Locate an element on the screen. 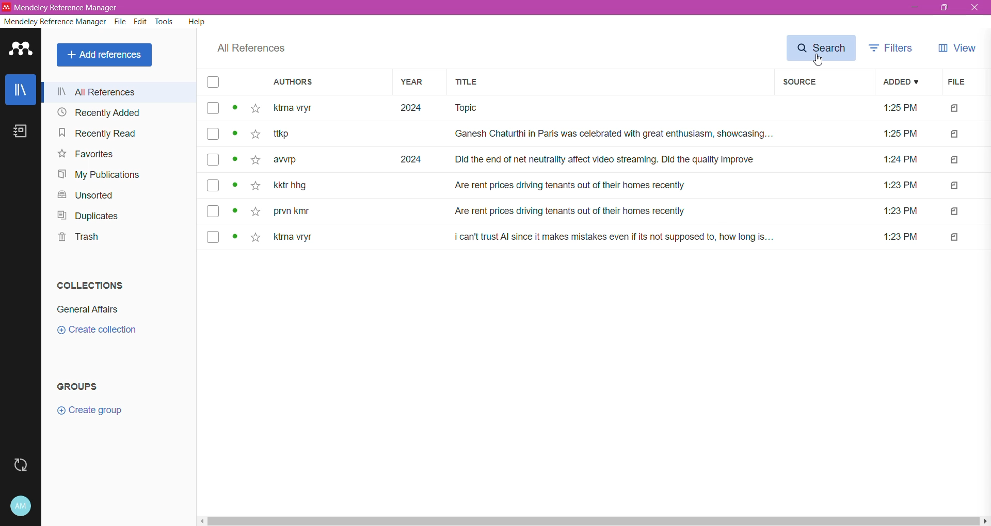  Application Logo is located at coordinates (21, 52).